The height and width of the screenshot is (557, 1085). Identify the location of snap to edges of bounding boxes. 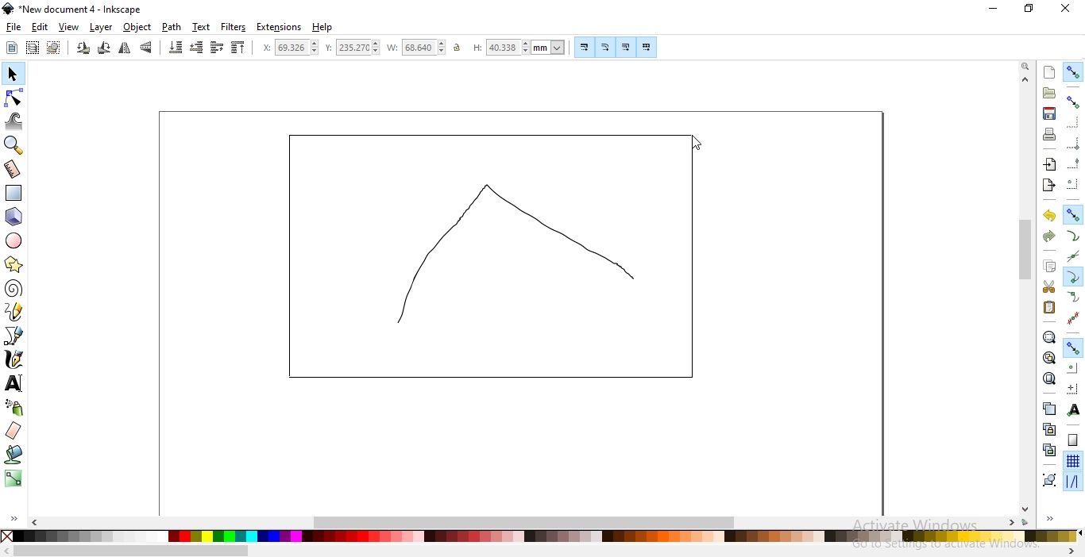
(1071, 123).